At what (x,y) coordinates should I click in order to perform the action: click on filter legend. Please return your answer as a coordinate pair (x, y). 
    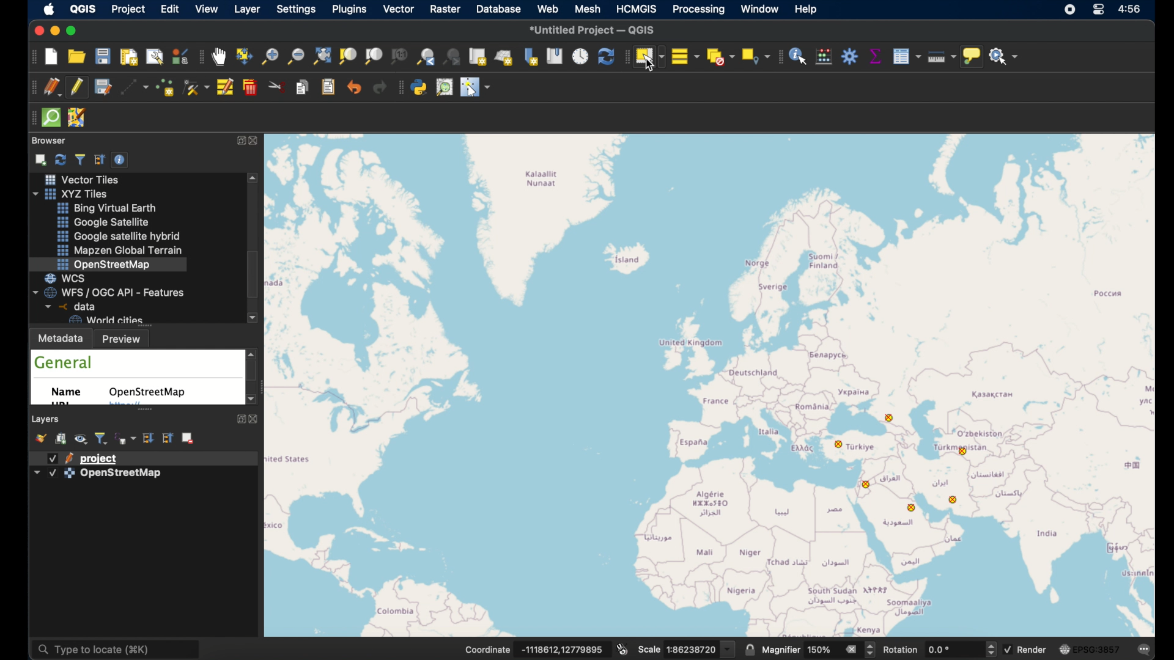
    Looking at the image, I should click on (102, 438).